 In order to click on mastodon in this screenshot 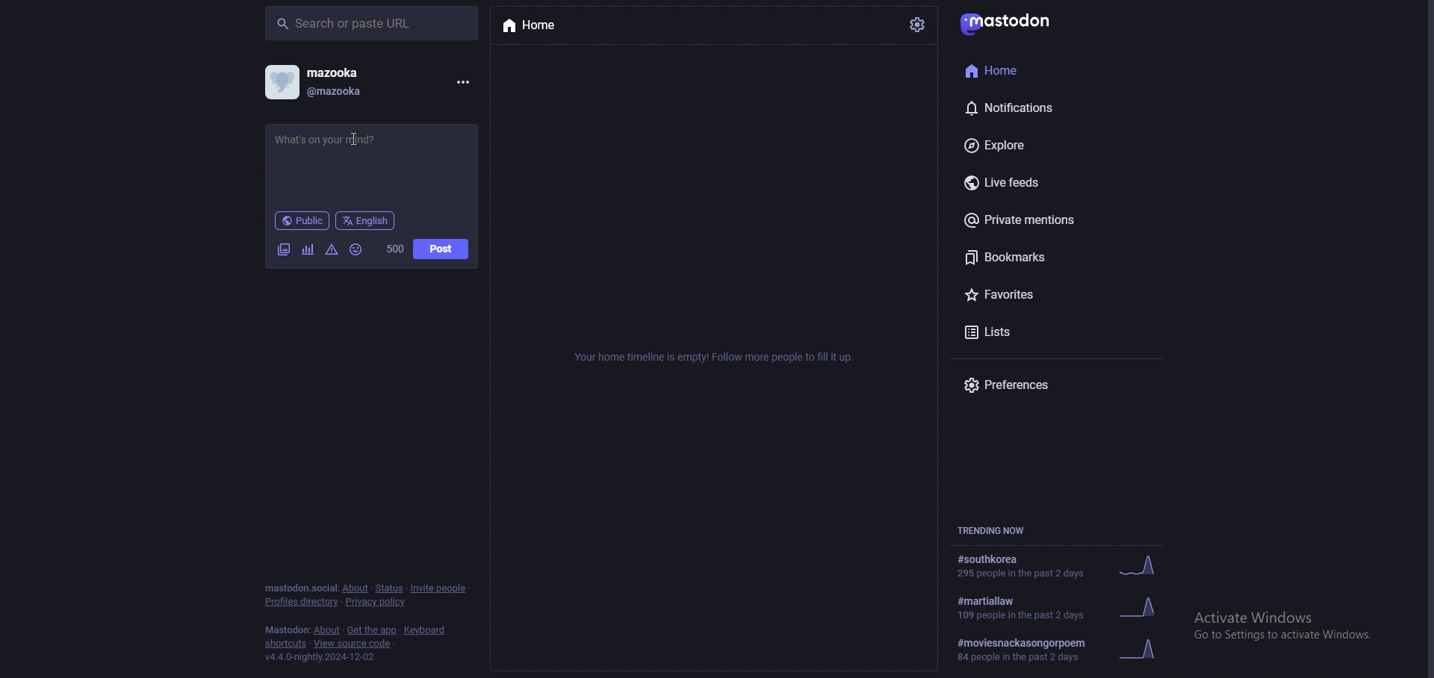, I will do `click(1012, 22)`.